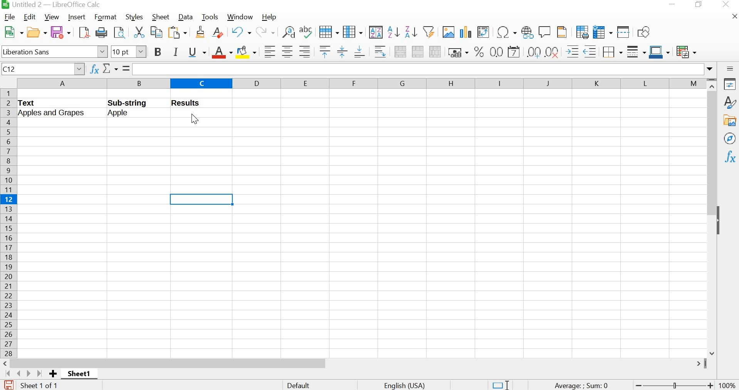 The image size is (739, 390). Describe the element at coordinates (157, 52) in the screenshot. I see `bold` at that location.